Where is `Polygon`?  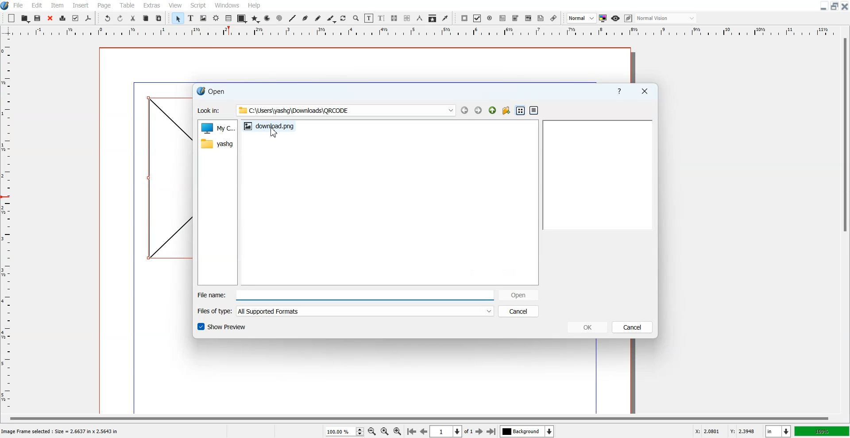 Polygon is located at coordinates (255, 19).